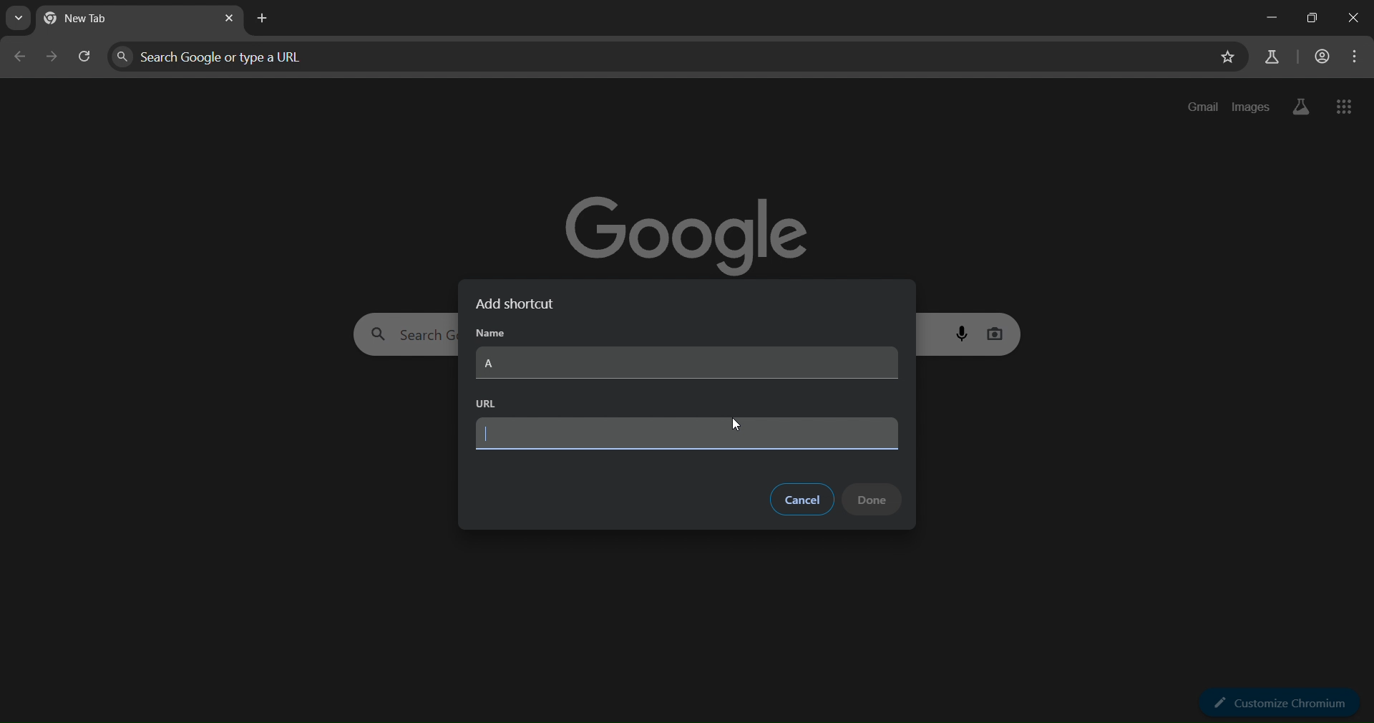 Image resolution: width=1374 pixels, height=723 pixels. What do you see at coordinates (1270, 57) in the screenshot?
I see `search labs` at bounding box center [1270, 57].